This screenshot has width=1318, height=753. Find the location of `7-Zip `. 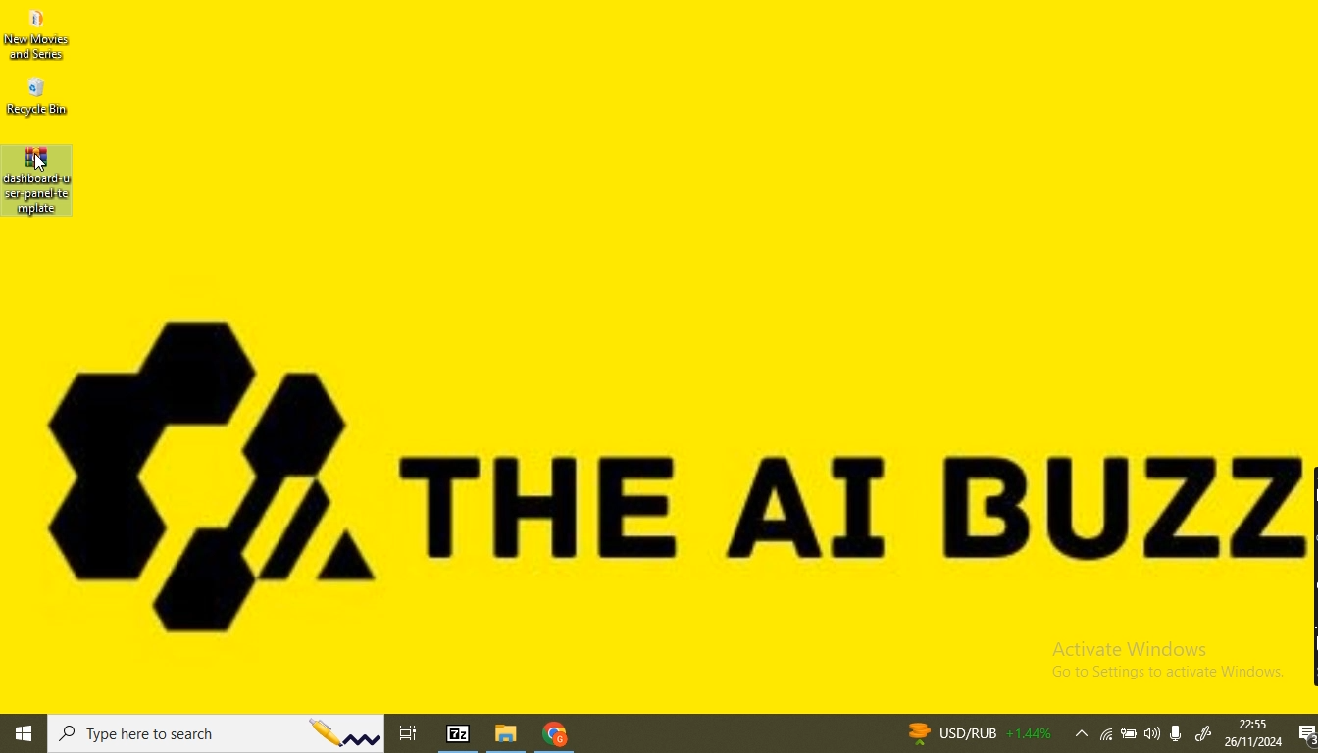

7-Zip  is located at coordinates (460, 732).